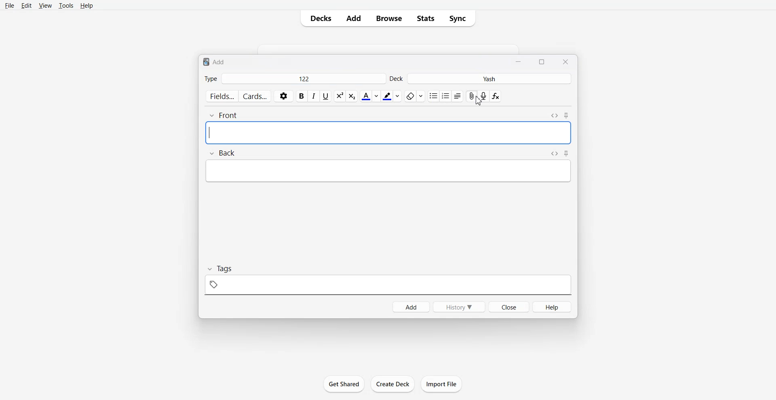 The image size is (776, 400). I want to click on Browse, so click(389, 18).